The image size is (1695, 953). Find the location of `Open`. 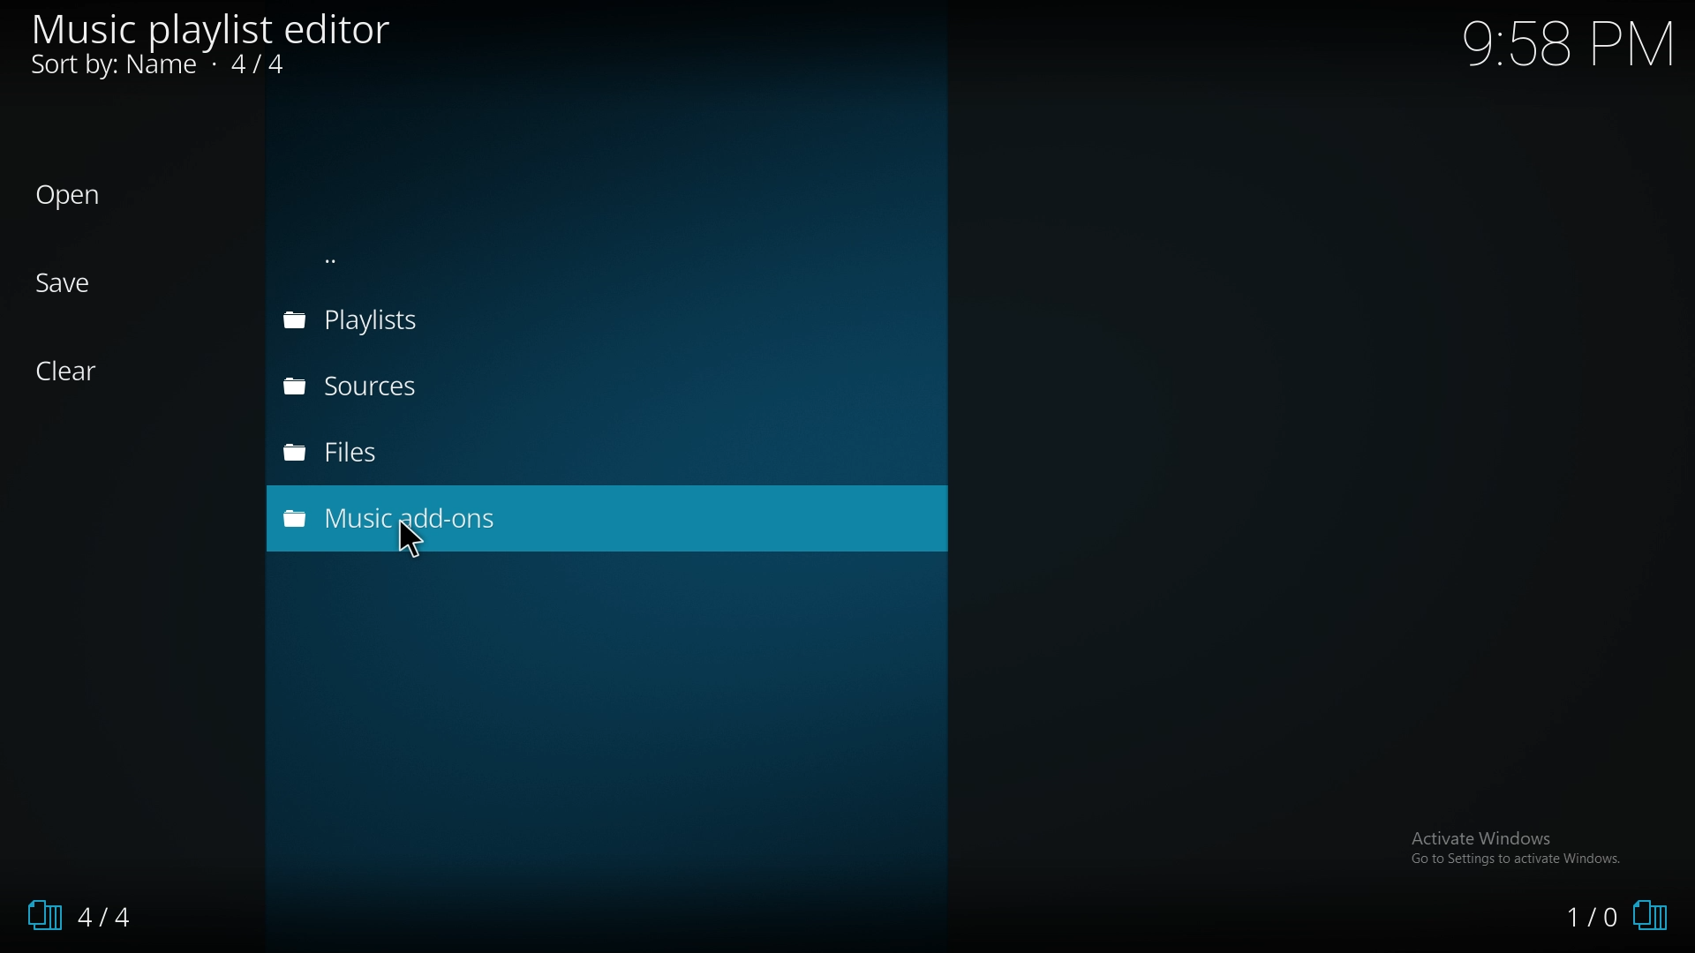

Open is located at coordinates (69, 195).